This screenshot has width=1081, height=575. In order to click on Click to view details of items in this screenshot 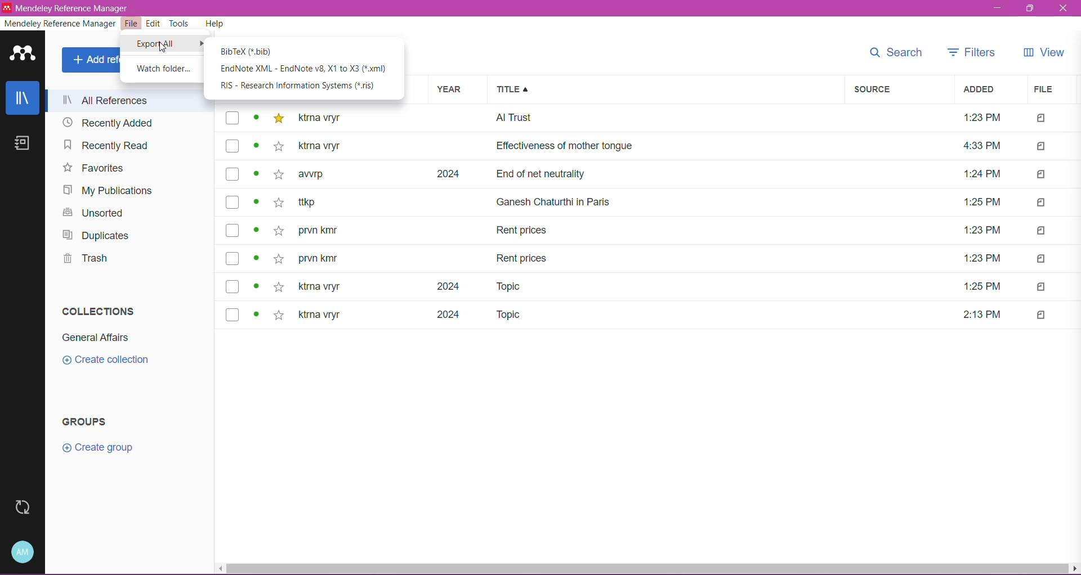, I will do `click(257, 217)`.